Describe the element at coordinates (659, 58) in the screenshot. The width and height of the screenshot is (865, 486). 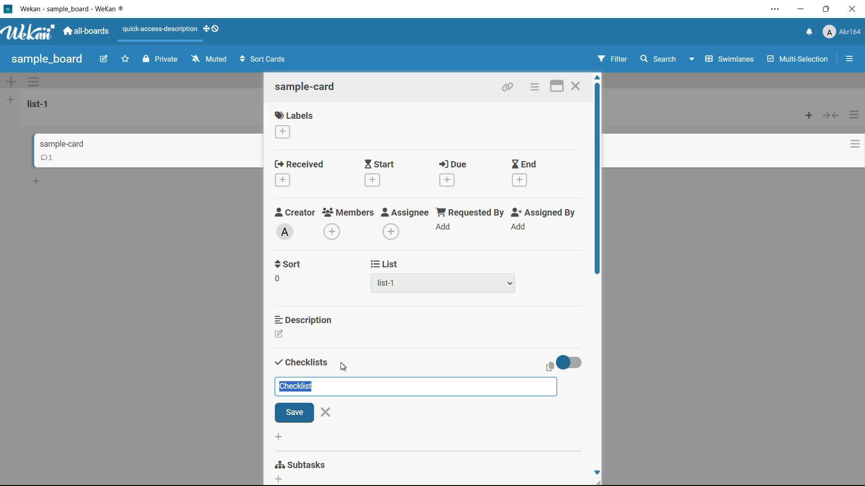
I see `search` at that location.